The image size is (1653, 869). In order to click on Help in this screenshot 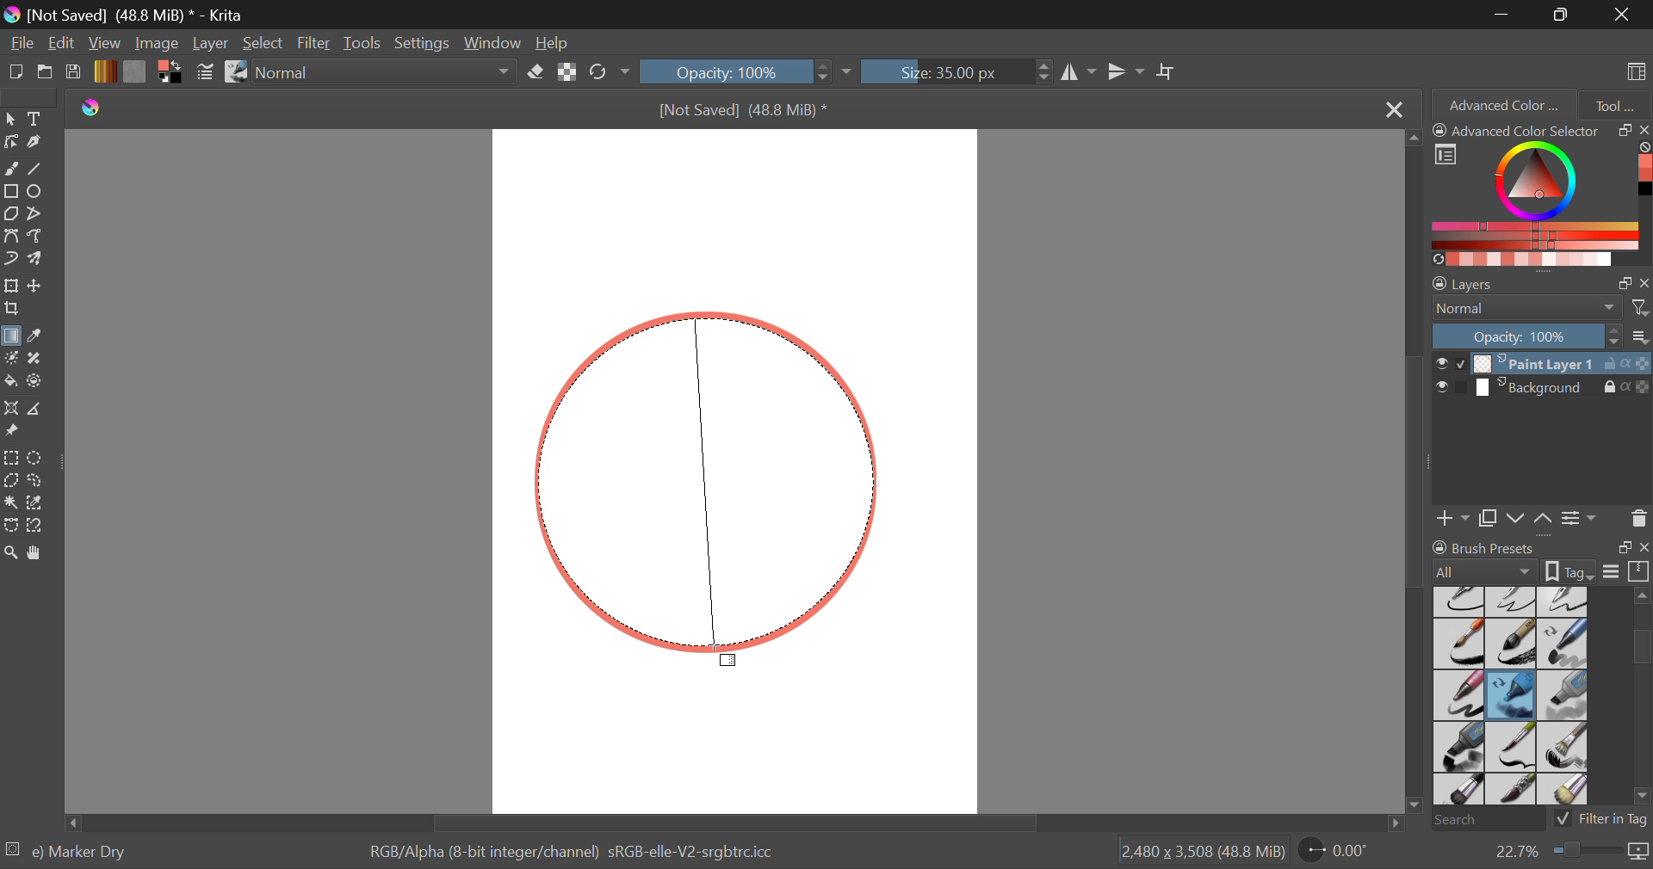, I will do `click(554, 45)`.